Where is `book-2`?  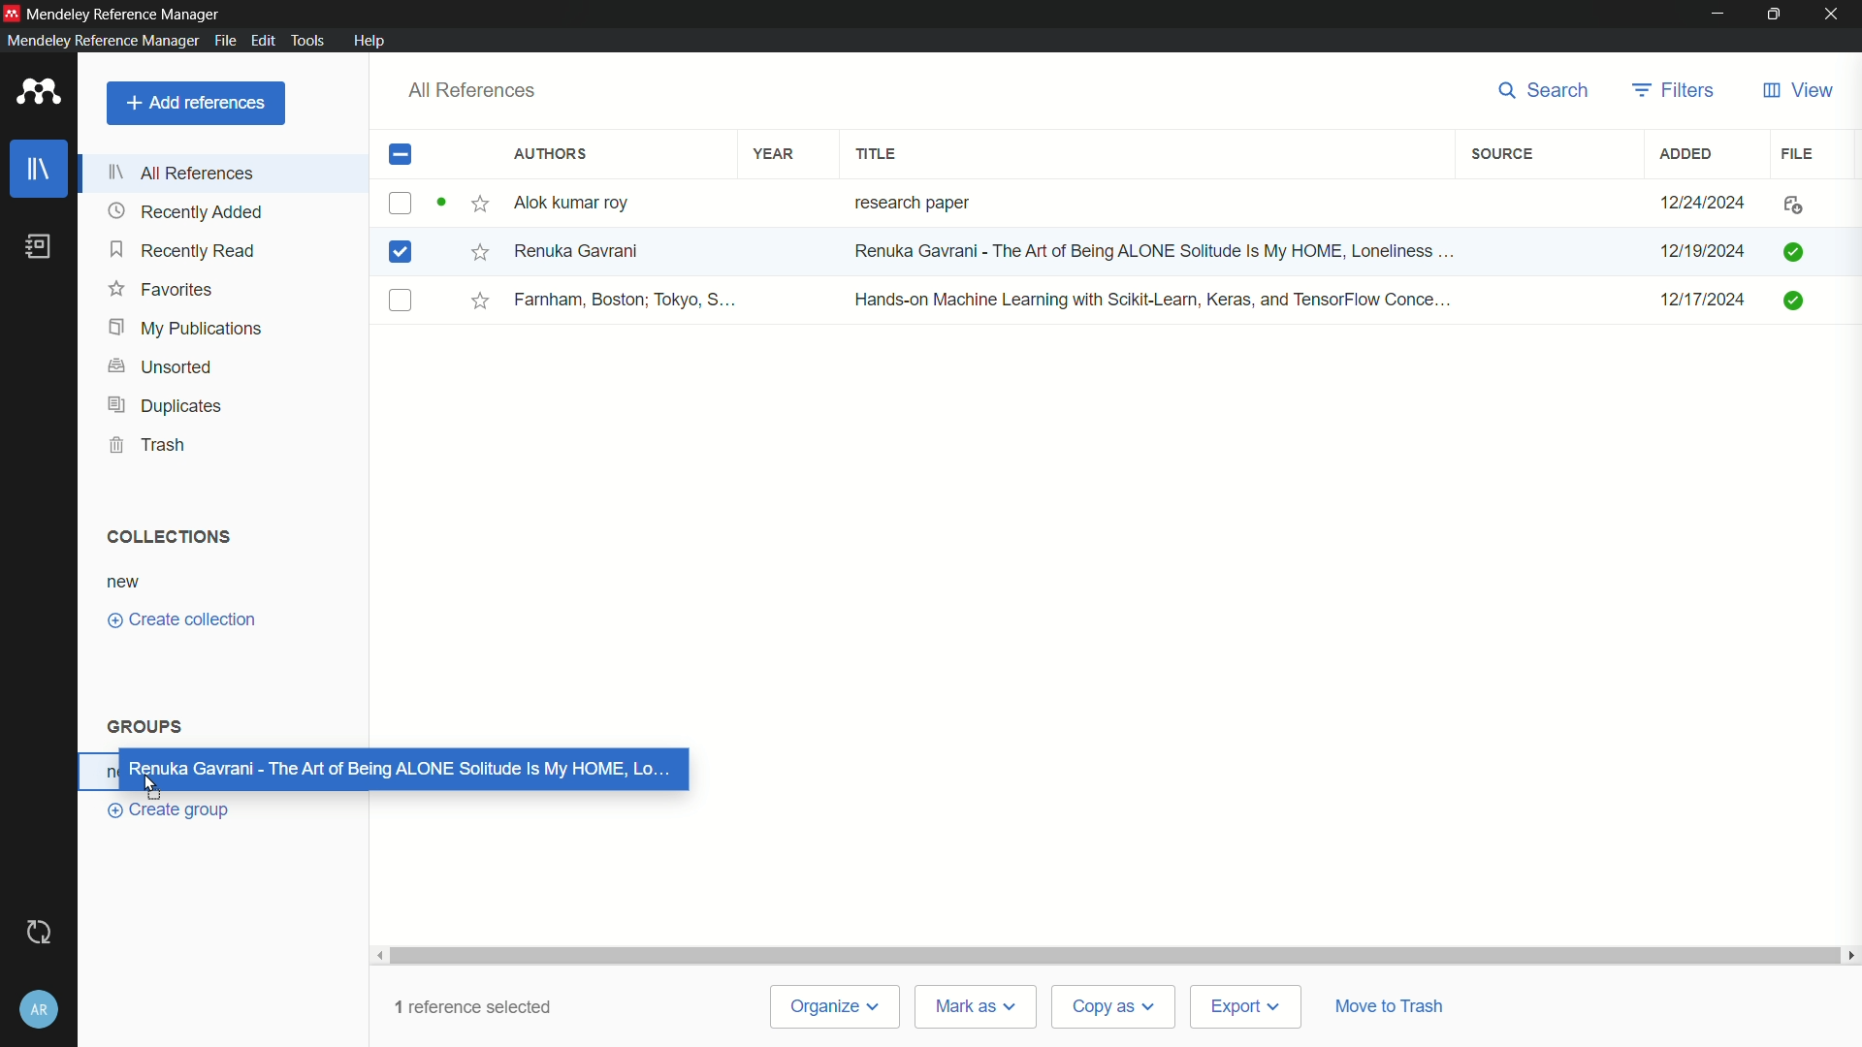 book-2 is located at coordinates (403, 254).